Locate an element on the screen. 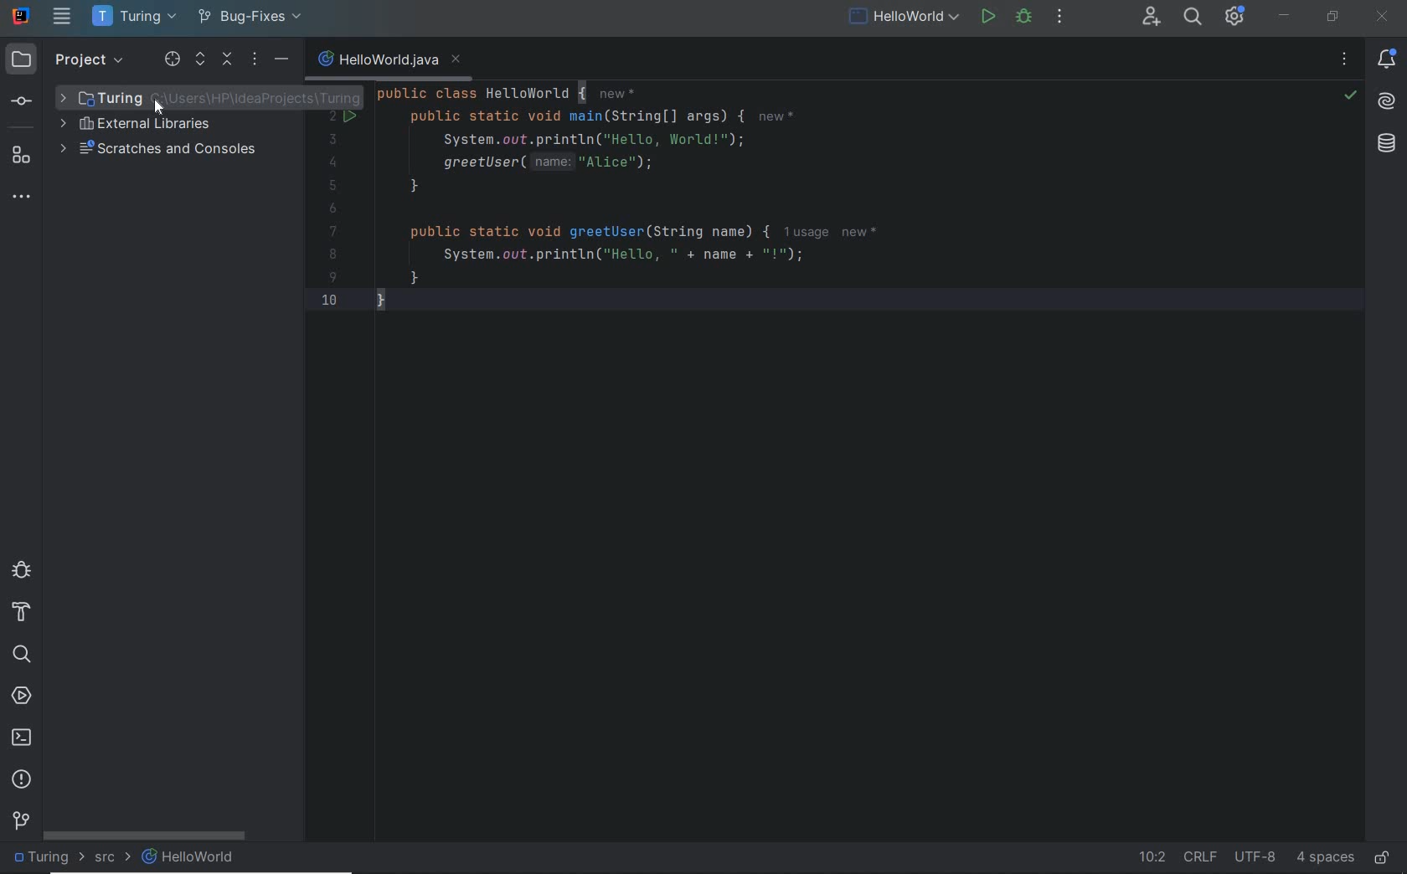  project is located at coordinates (65, 61).